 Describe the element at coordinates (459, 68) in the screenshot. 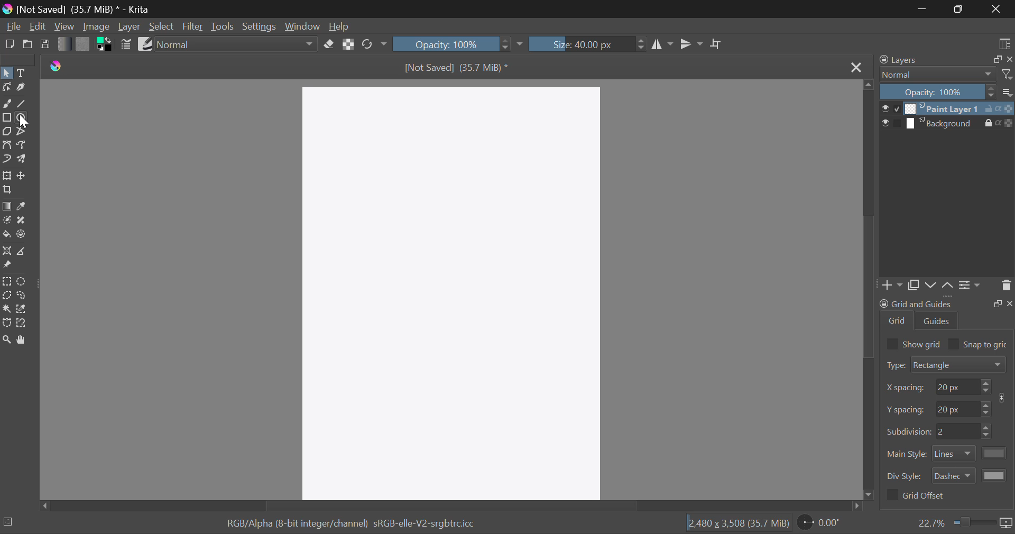

I see `File Name & Size` at that location.